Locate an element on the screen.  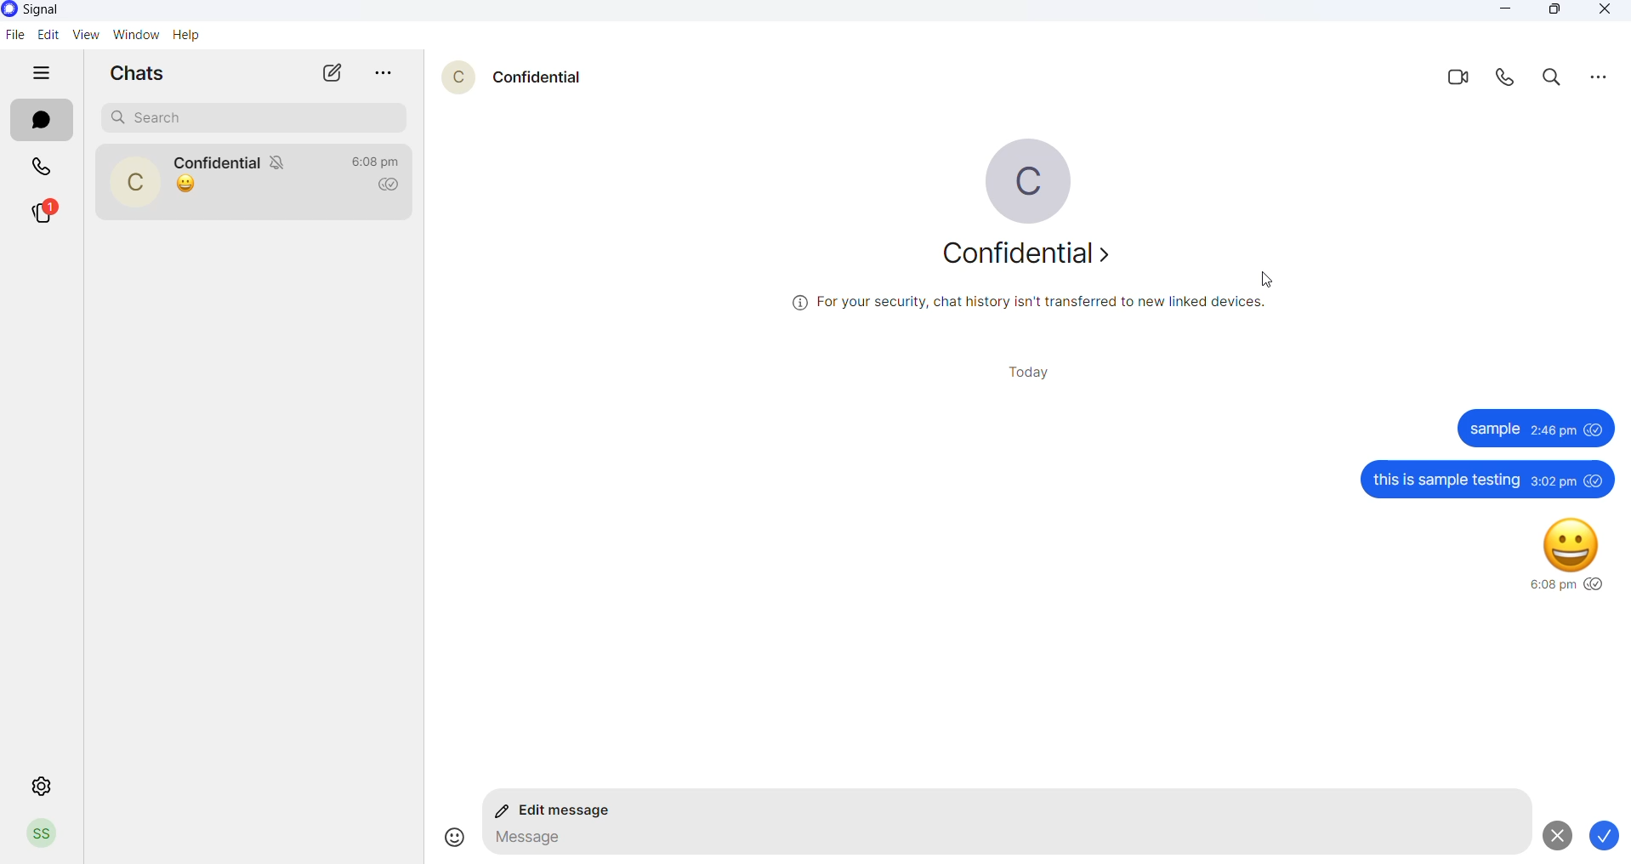
cursor is located at coordinates (1264, 277).